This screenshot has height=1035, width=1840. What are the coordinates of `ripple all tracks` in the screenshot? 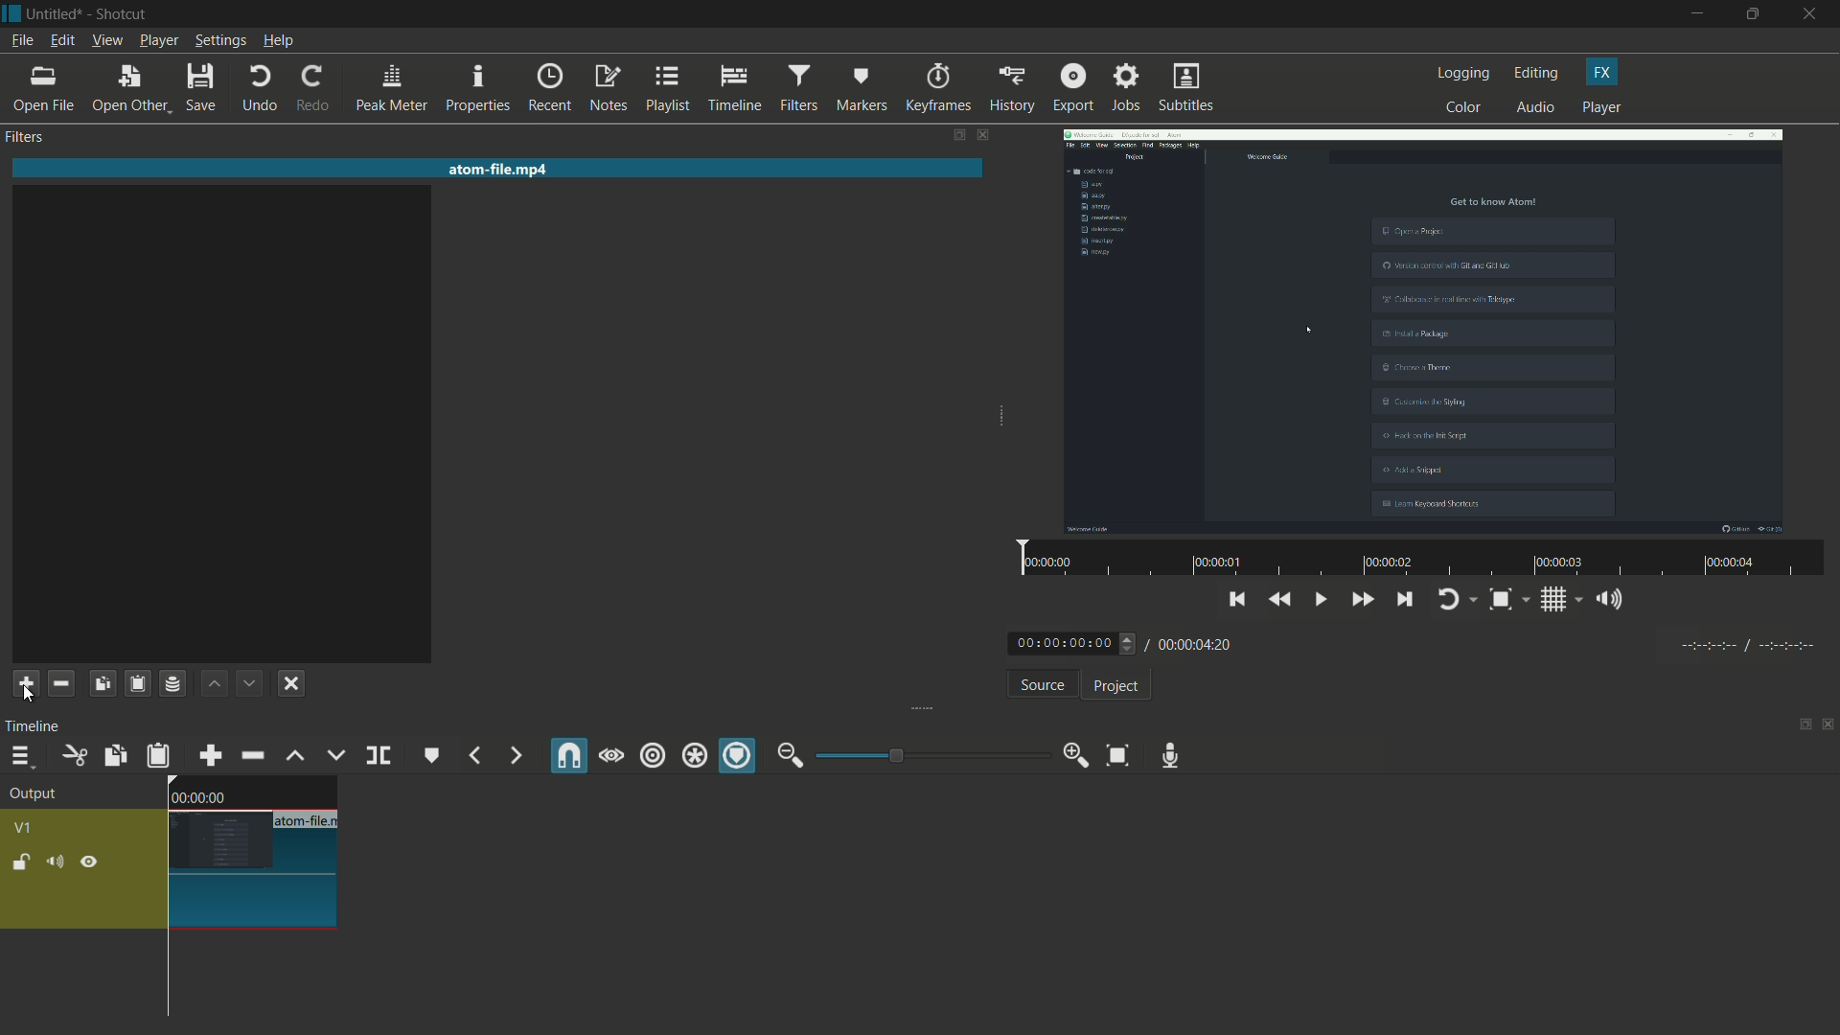 It's located at (693, 758).